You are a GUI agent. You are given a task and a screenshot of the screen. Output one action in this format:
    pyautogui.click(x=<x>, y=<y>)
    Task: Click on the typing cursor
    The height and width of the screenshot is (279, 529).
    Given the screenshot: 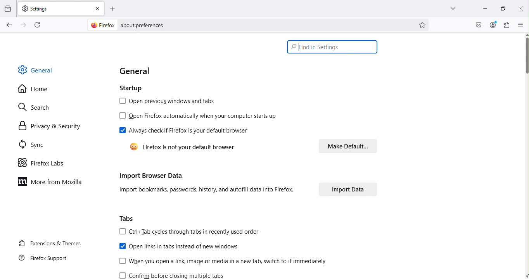 What is the action you would take?
    pyautogui.click(x=299, y=50)
    